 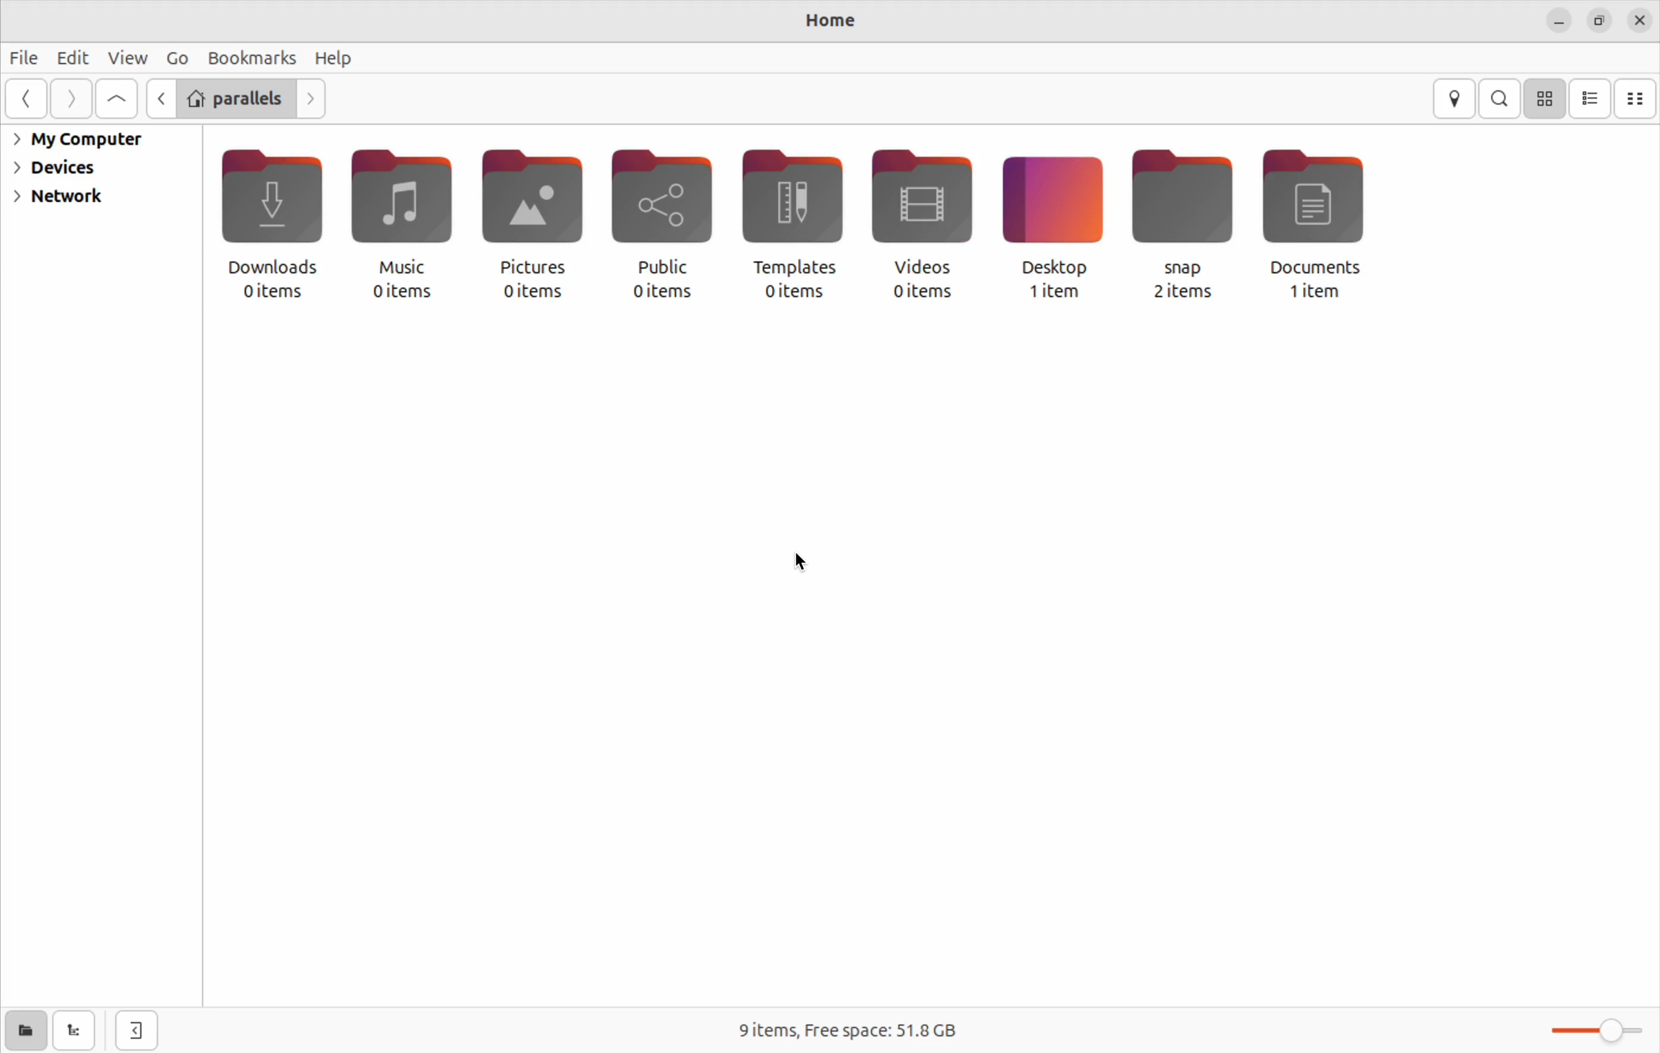 I want to click on show tree view, so click(x=80, y=1033).